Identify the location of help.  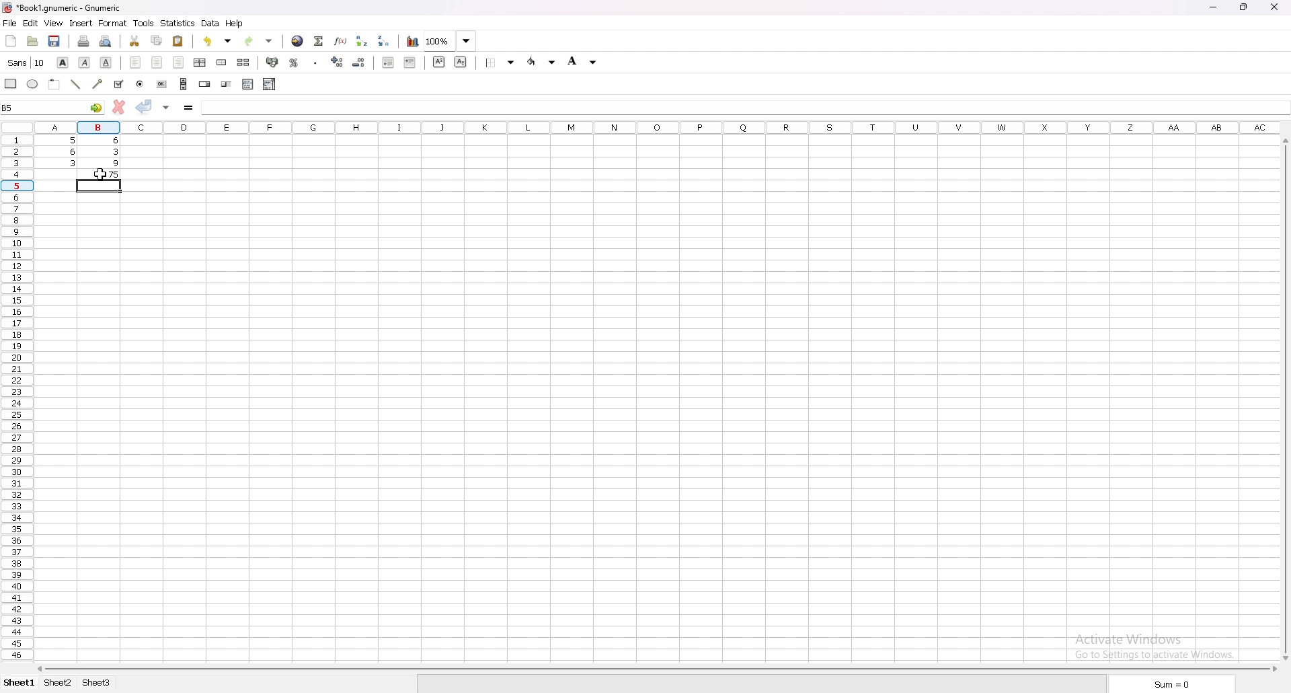
(235, 24).